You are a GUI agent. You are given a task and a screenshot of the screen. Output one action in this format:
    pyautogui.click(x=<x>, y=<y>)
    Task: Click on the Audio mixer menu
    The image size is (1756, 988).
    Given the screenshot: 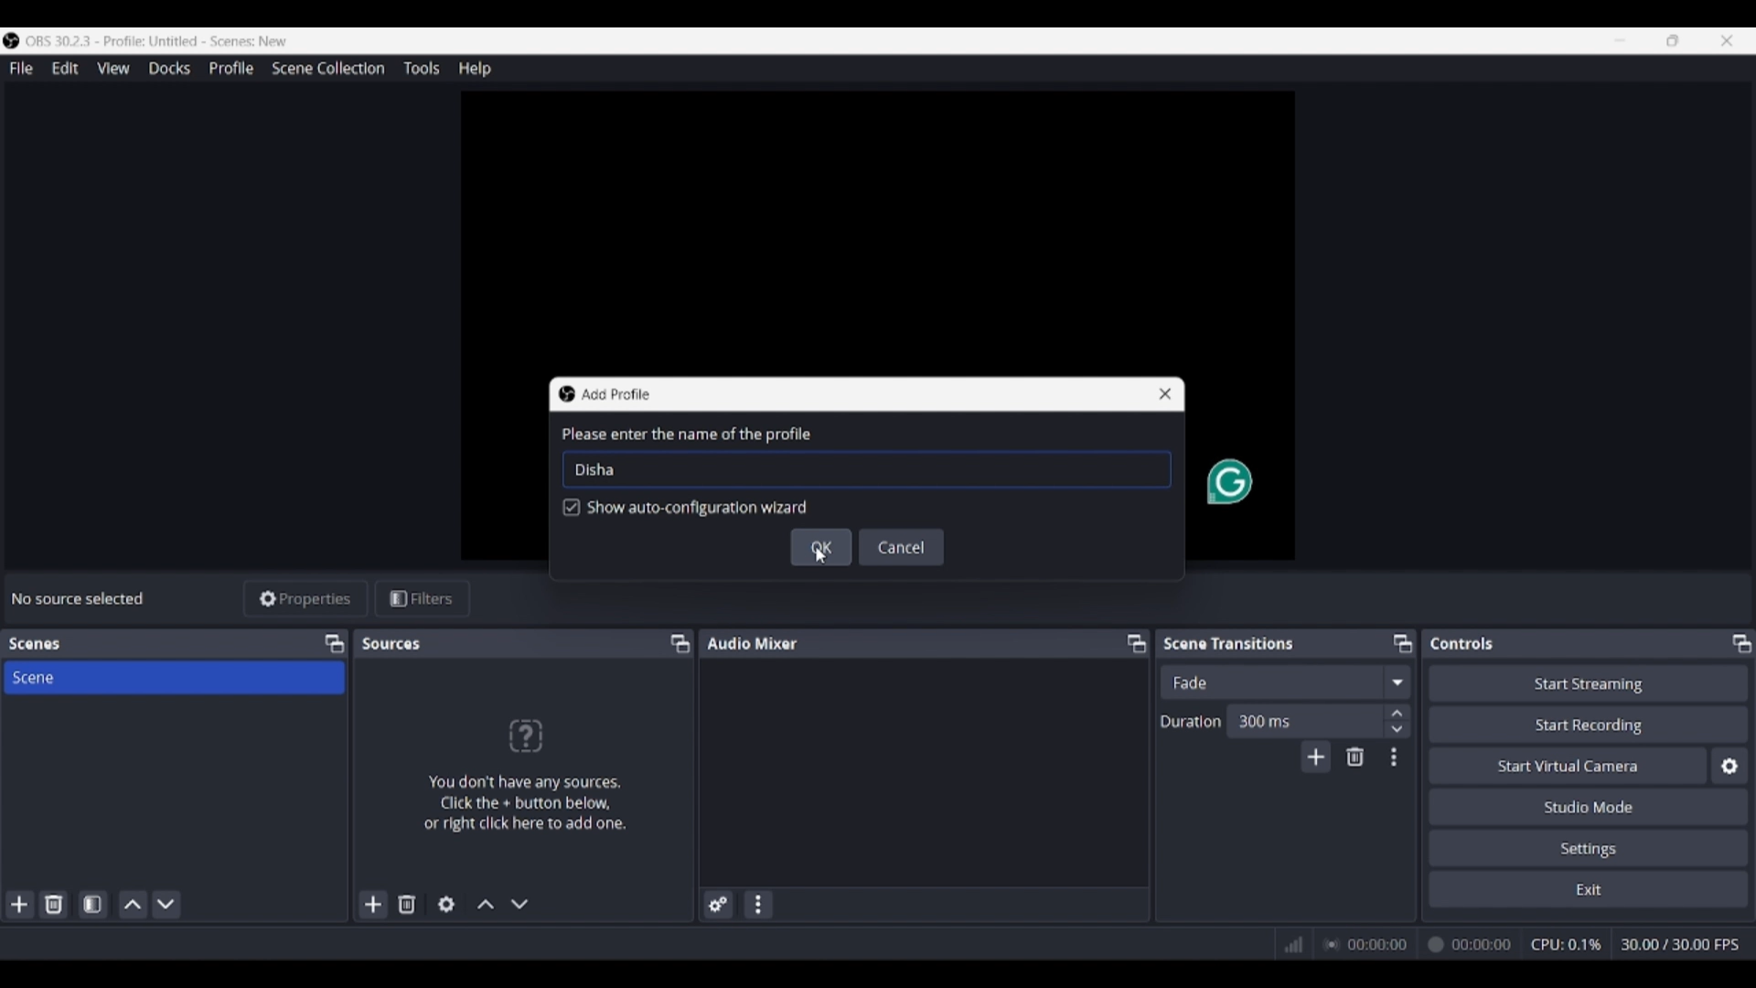 What is the action you would take?
    pyautogui.click(x=757, y=905)
    